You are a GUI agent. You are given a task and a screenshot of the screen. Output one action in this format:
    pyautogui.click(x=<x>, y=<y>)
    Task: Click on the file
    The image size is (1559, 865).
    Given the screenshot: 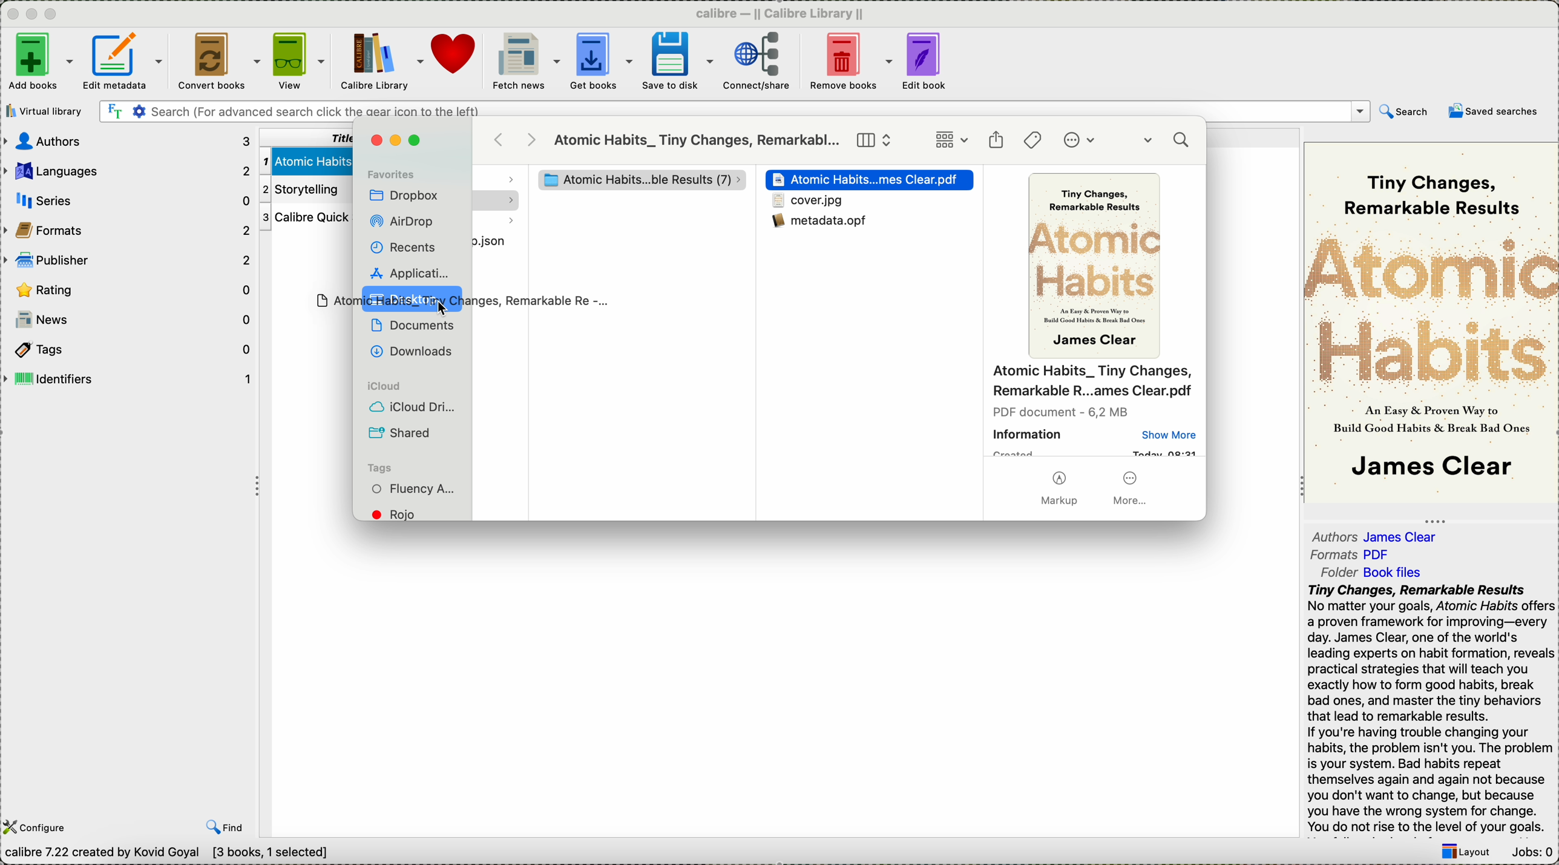 What is the action you would take?
    pyautogui.click(x=500, y=239)
    